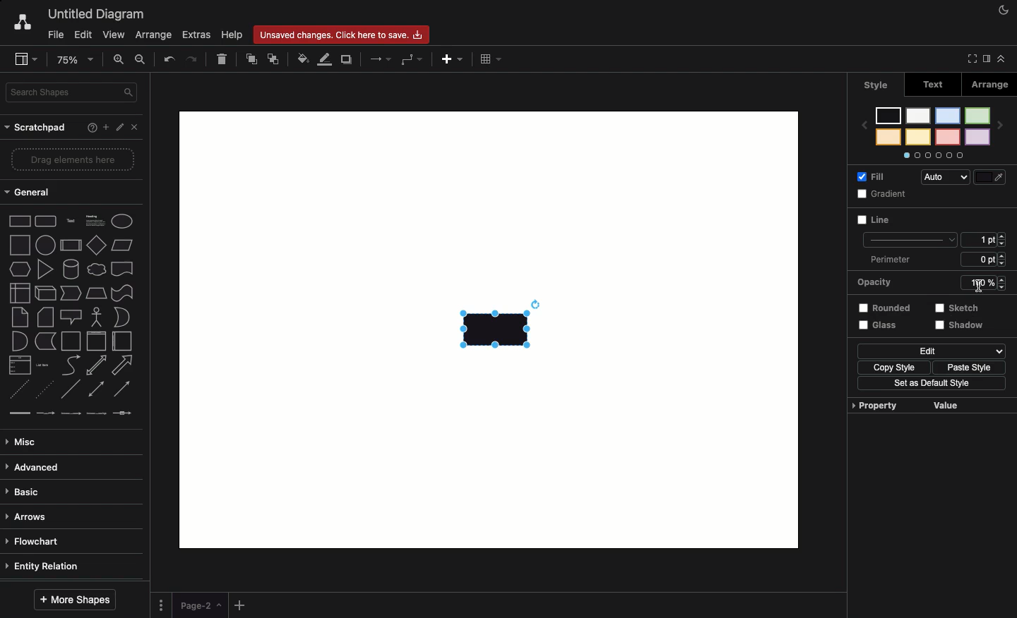  What do you see at coordinates (16, 389) in the screenshot?
I see `dashed line` at bounding box center [16, 389].